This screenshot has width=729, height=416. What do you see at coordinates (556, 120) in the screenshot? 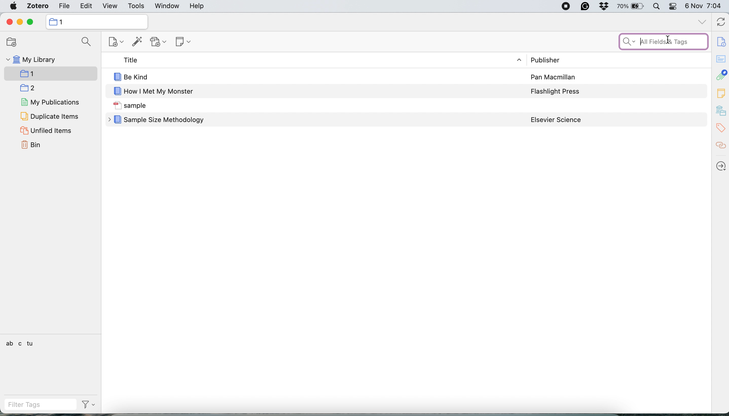
I see `Elsevier Science` at bounding box center [556, 120].